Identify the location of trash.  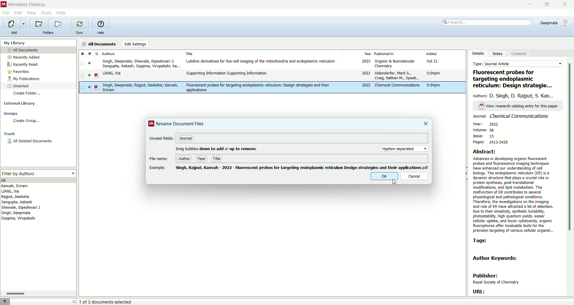
(10, 135).